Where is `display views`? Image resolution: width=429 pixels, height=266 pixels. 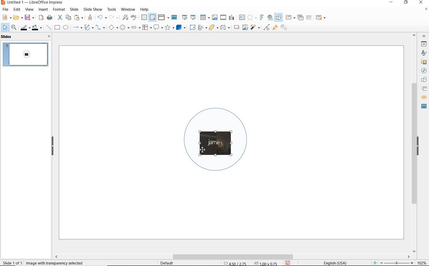 display views is located at coordinates (164, 18).